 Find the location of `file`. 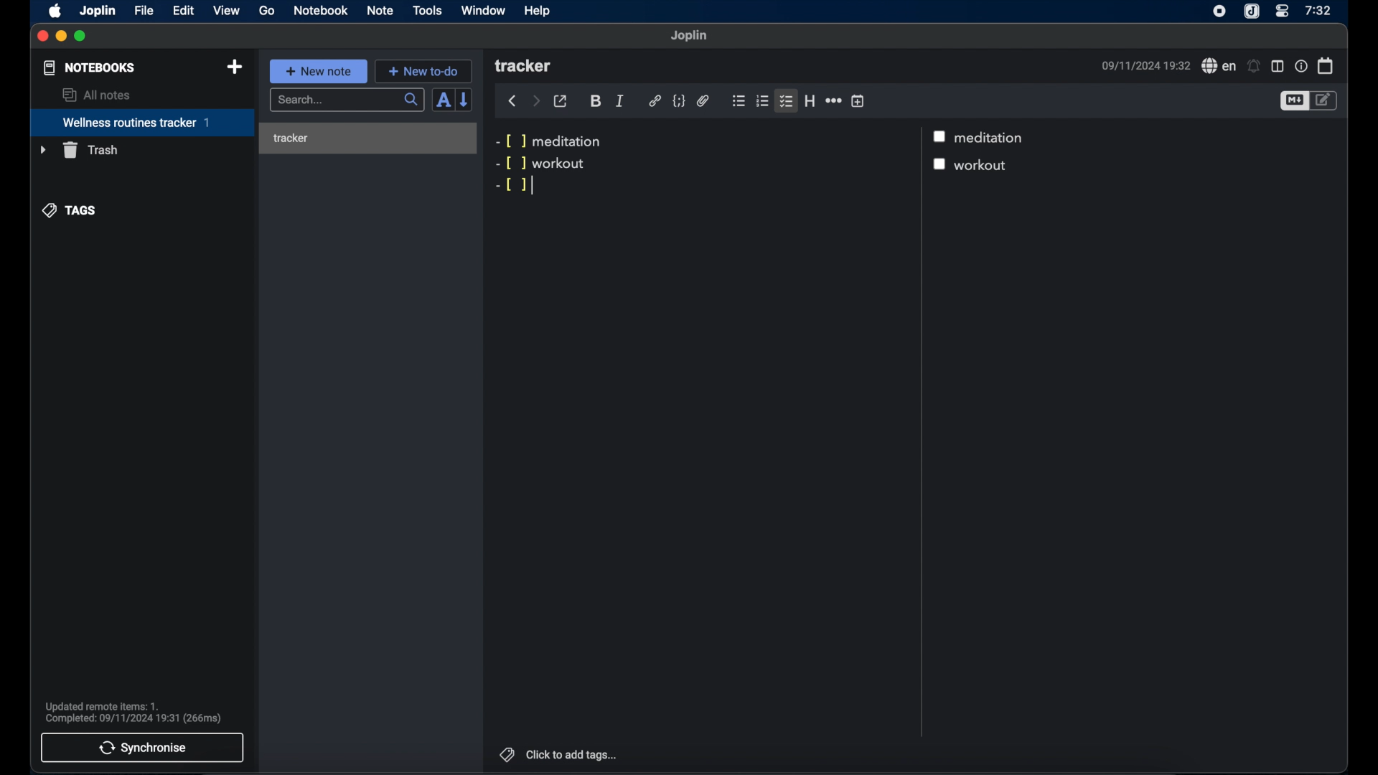

file is located at coordinates (144, 10).